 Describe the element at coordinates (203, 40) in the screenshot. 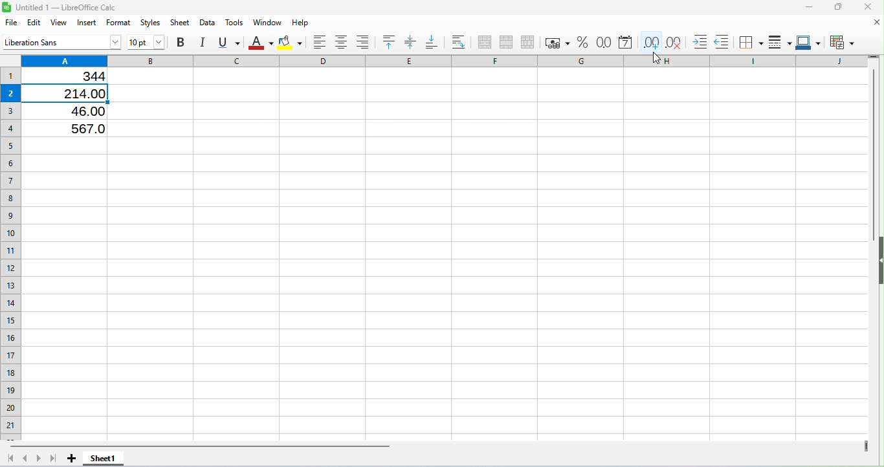

I see `Italics` at that location.